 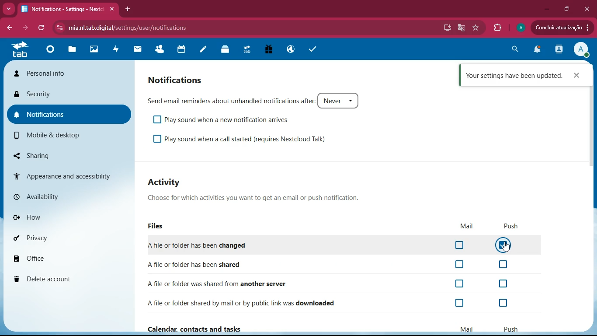 I want to click on off, so click(x=456, y=265).